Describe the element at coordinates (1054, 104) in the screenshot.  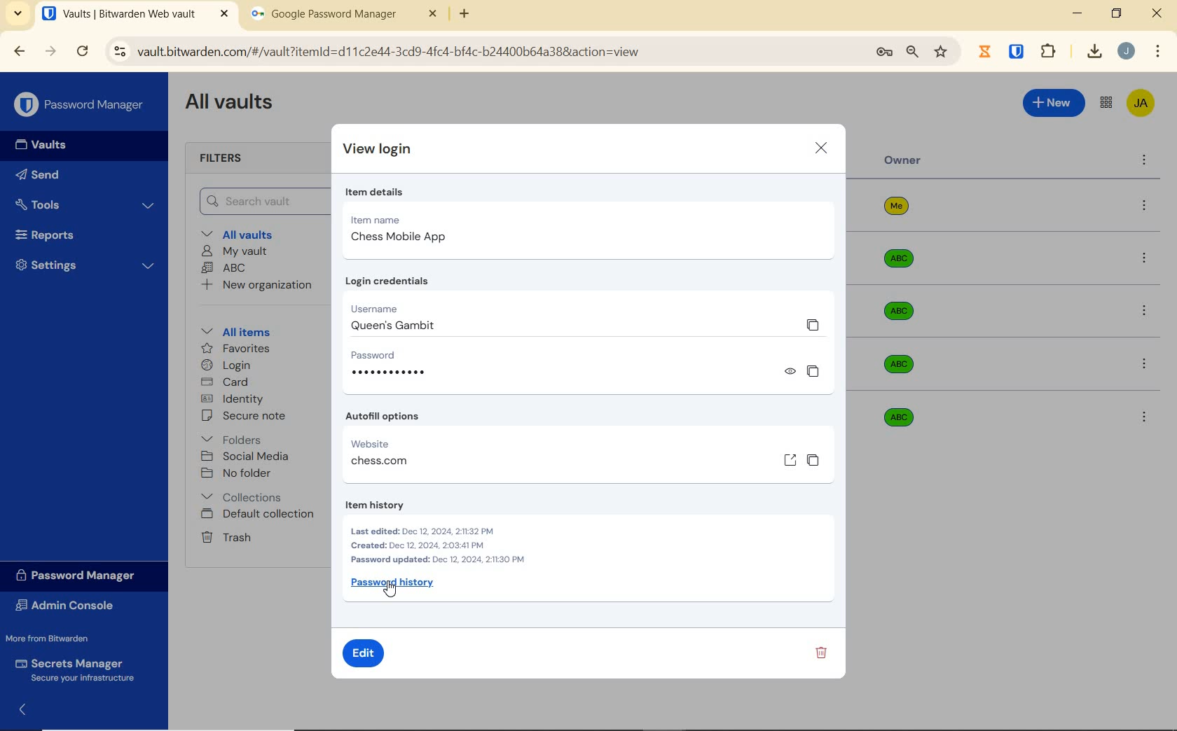
I see `New` at that location.